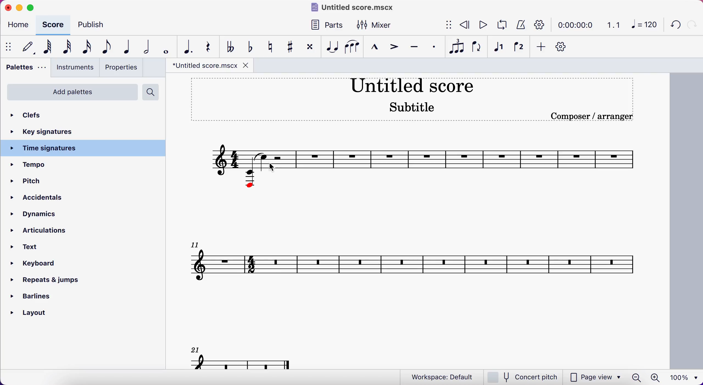 The width and height of the screenshot is (703, 385). Describe the element at coordinates (7, 8) in the screenshot. I see `close` at that location.